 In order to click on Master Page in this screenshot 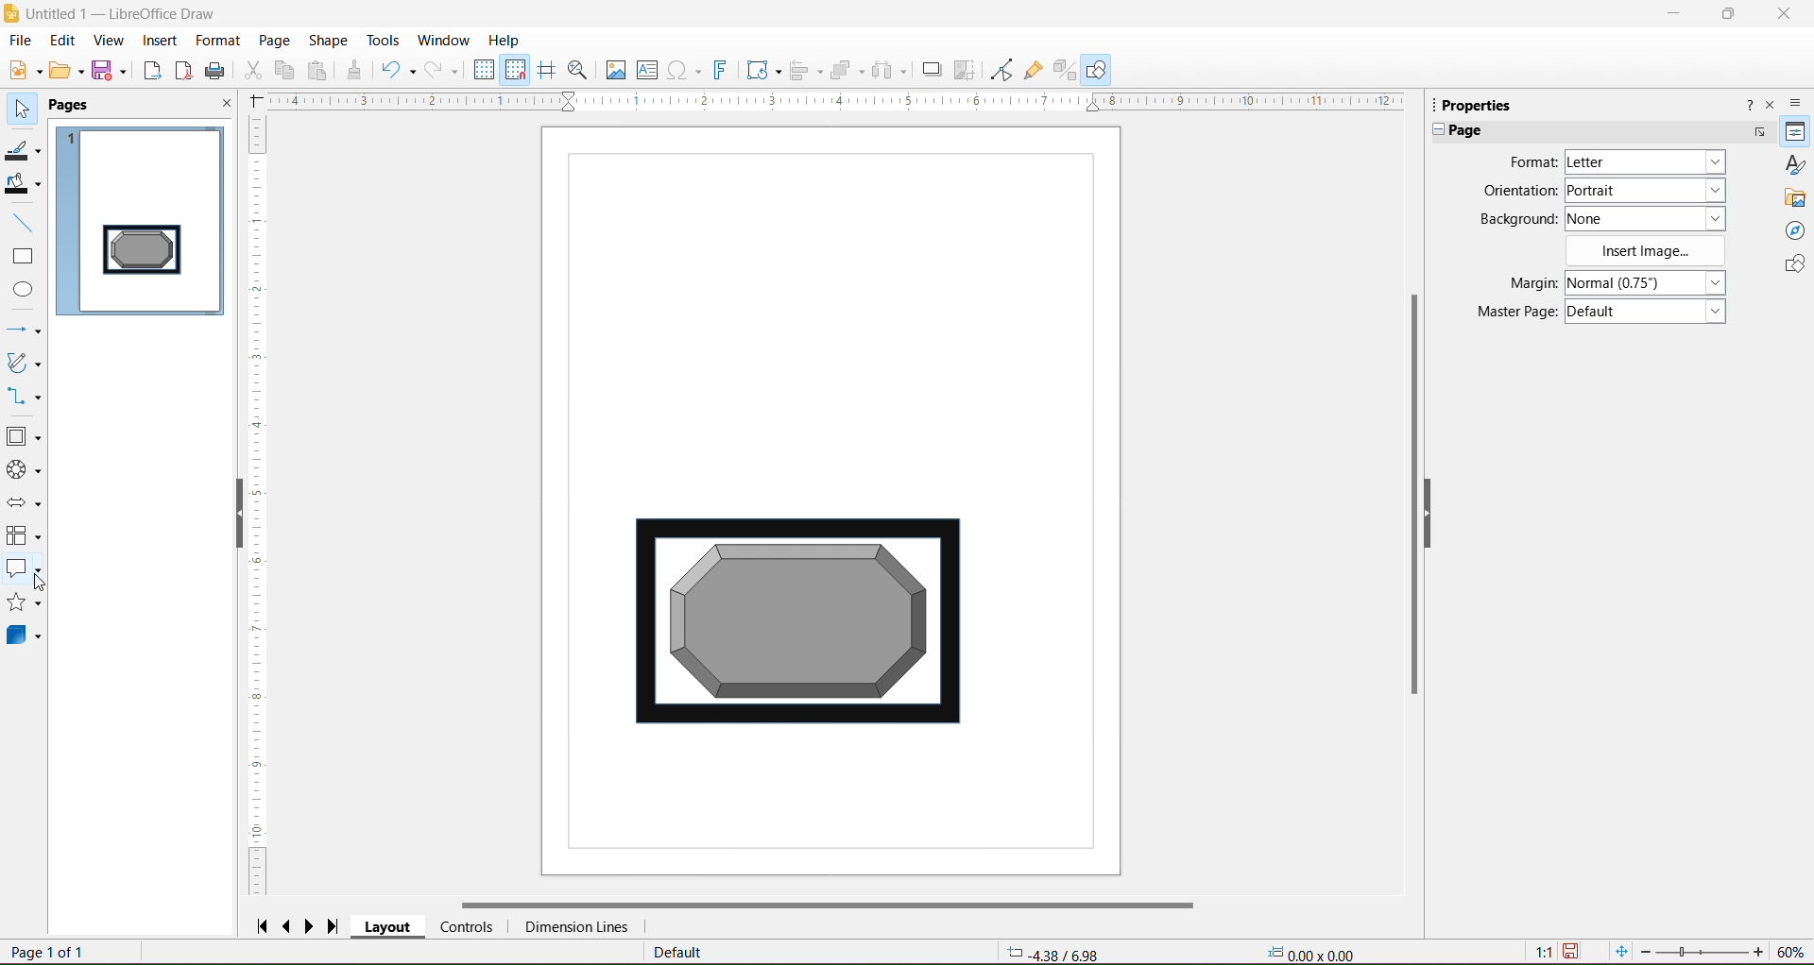, I will do `click(1511, 313)`.